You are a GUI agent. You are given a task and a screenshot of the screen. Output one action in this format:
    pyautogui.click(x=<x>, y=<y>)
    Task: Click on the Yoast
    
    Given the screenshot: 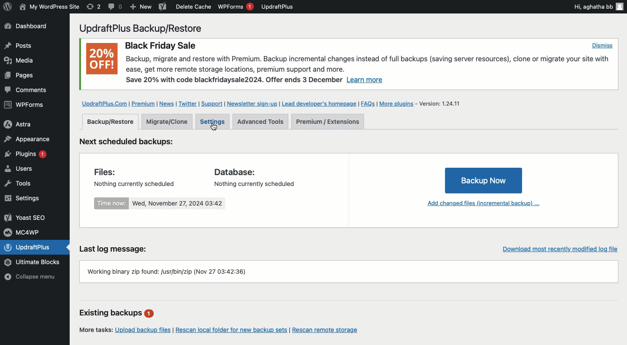 What is the action you would take?
    pyautogui.click(x=162, y=7)
    